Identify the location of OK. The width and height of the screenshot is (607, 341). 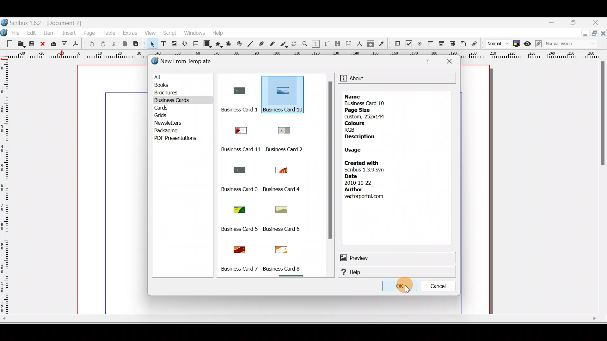
(399, 287).